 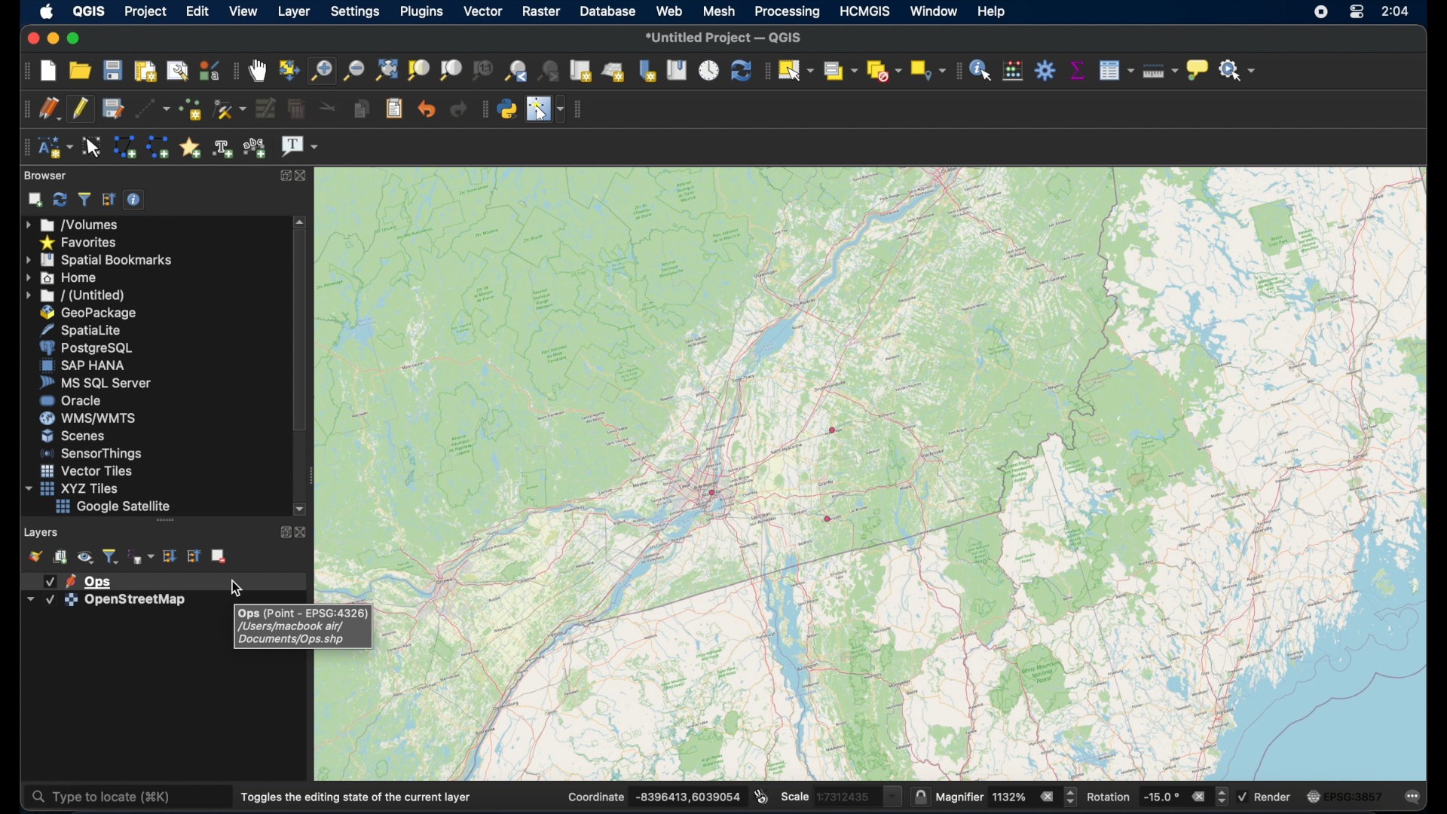 I want to click on filter legend, so click(x=111, y=555).